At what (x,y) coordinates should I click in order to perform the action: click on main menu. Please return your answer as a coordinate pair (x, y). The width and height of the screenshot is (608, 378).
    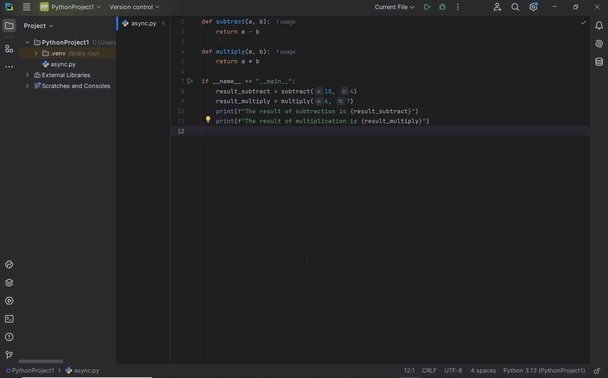
    Looking at the image, I should click on (26, 8).